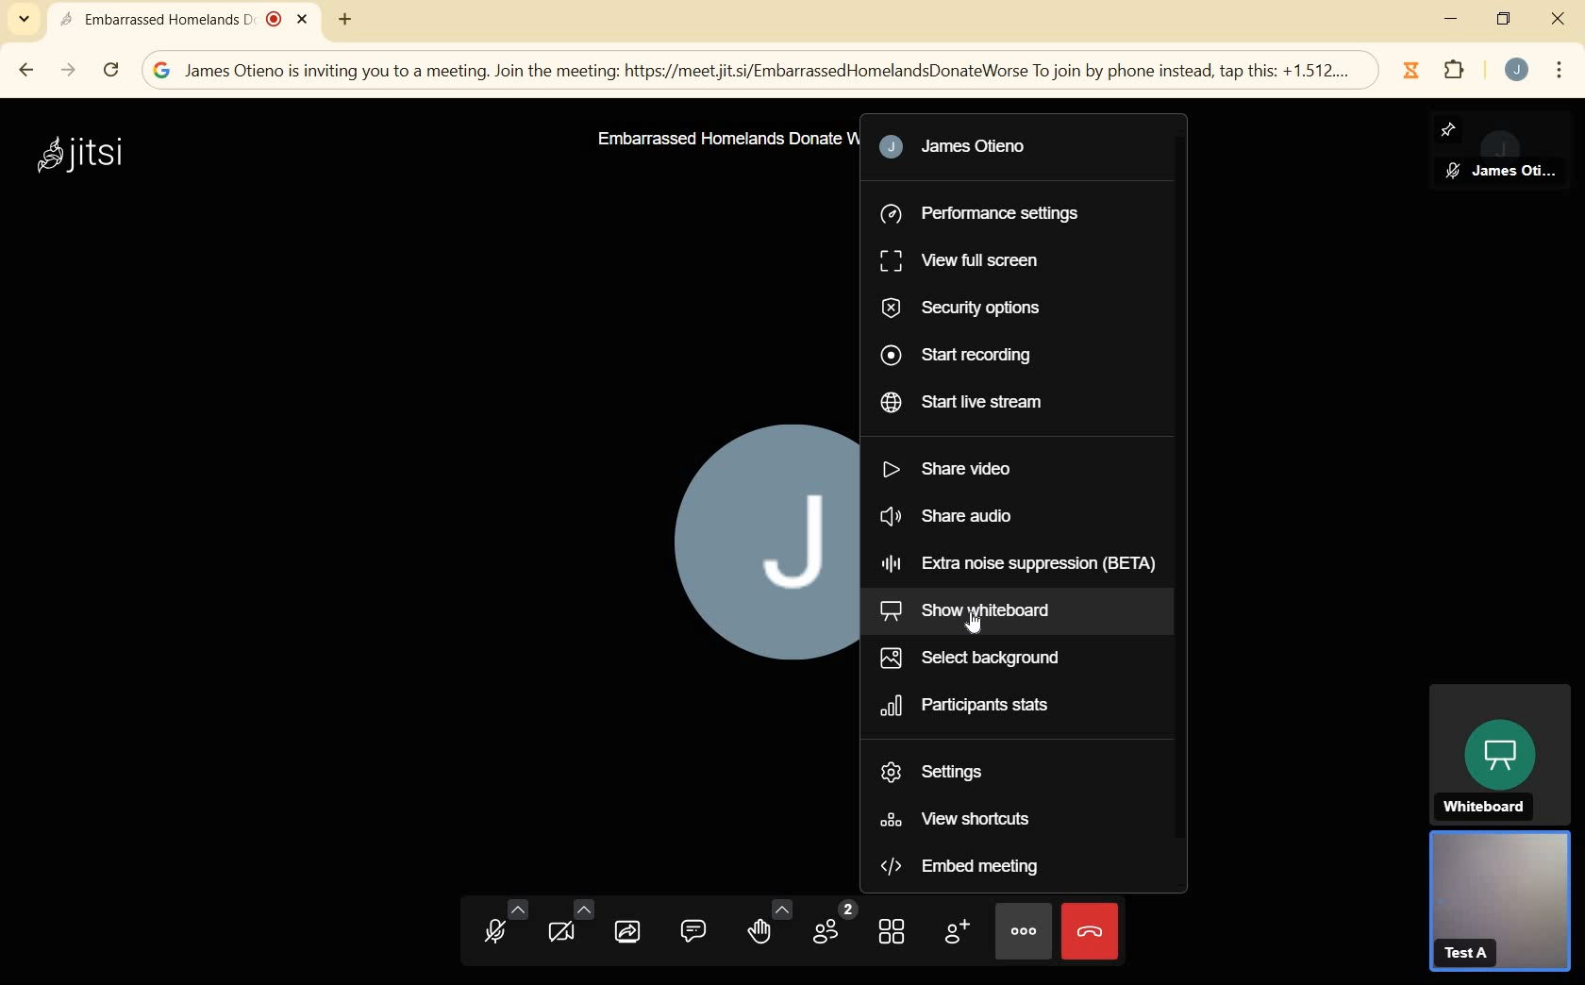  Describe the element at coordinates (723, 139) in the screenshot. I see `Embarrassed Homelands Donate Worse` at that location.